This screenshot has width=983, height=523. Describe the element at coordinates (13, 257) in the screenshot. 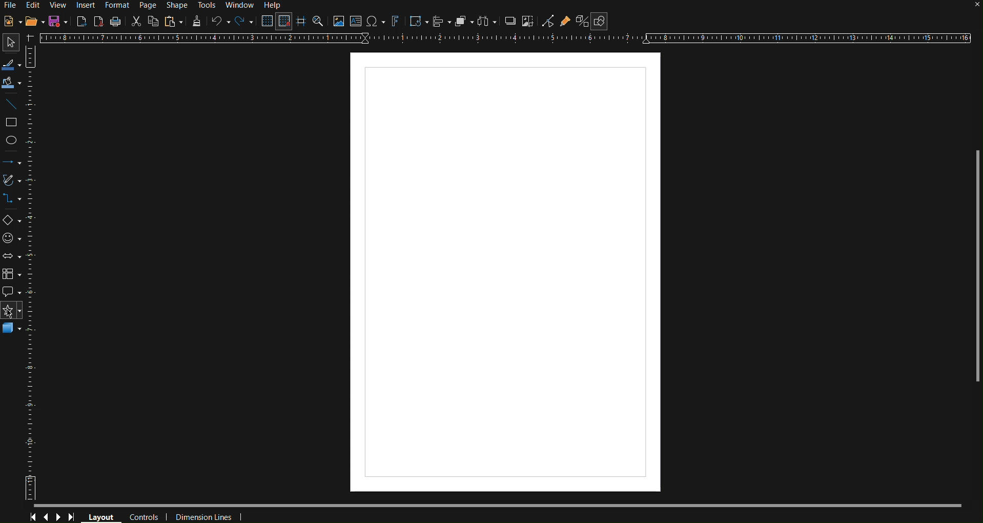

I see `Box Arrows` at that location.